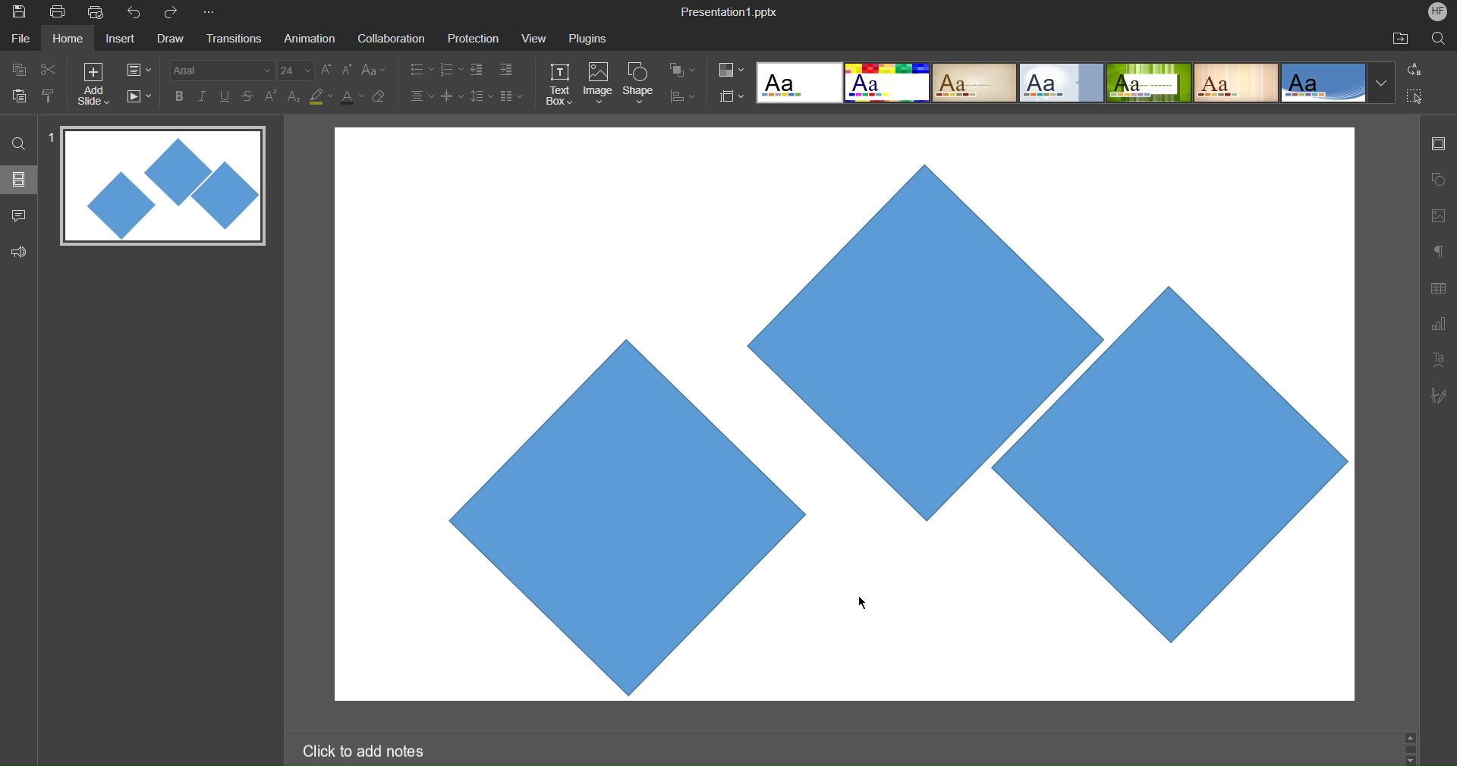 The height and width of the screenshot is (766, 1457). Describe the element at coordinates (1438, 11) in the screenshot. I see `Account` at that location.